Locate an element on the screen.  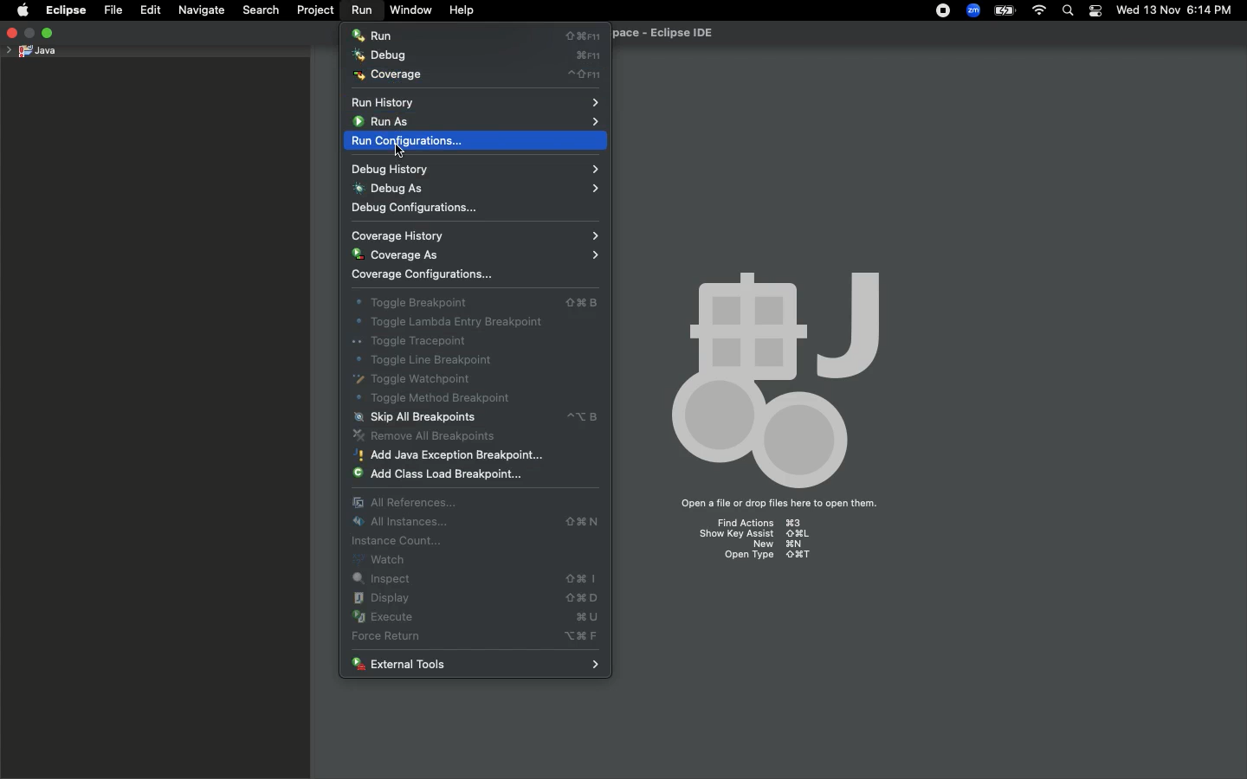
Watch is located at coordinates (382, 560).